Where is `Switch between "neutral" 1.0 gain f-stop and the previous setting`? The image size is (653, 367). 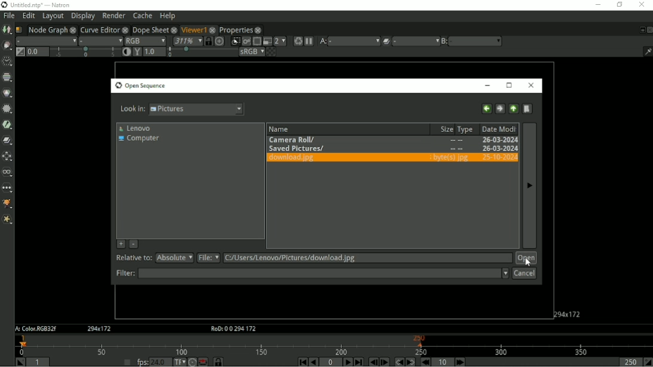
Switch between "neutral" 1.0 gain f-stop and the previous setting is located at coordinates (20, 52).